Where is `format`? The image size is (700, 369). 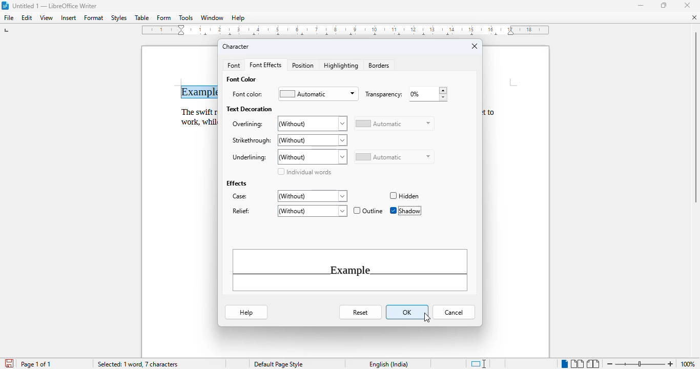 format is located at coordinates (94, 17).